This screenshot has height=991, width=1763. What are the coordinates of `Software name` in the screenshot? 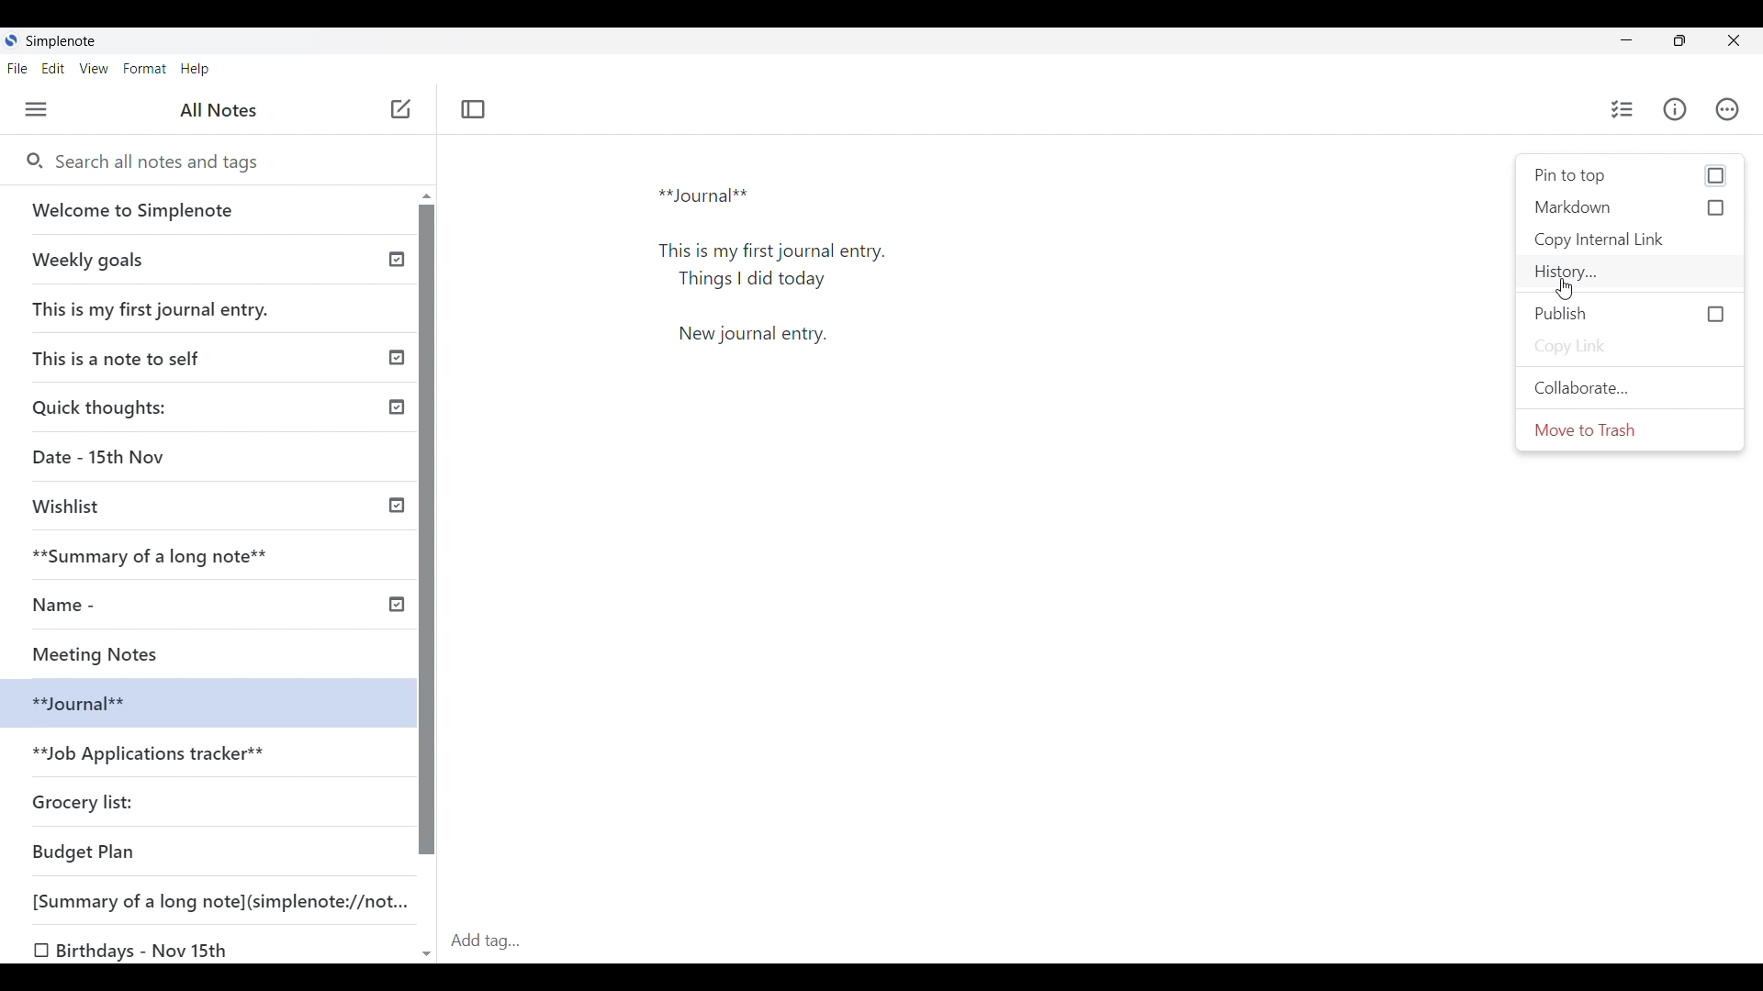 It's located at (62, 41).